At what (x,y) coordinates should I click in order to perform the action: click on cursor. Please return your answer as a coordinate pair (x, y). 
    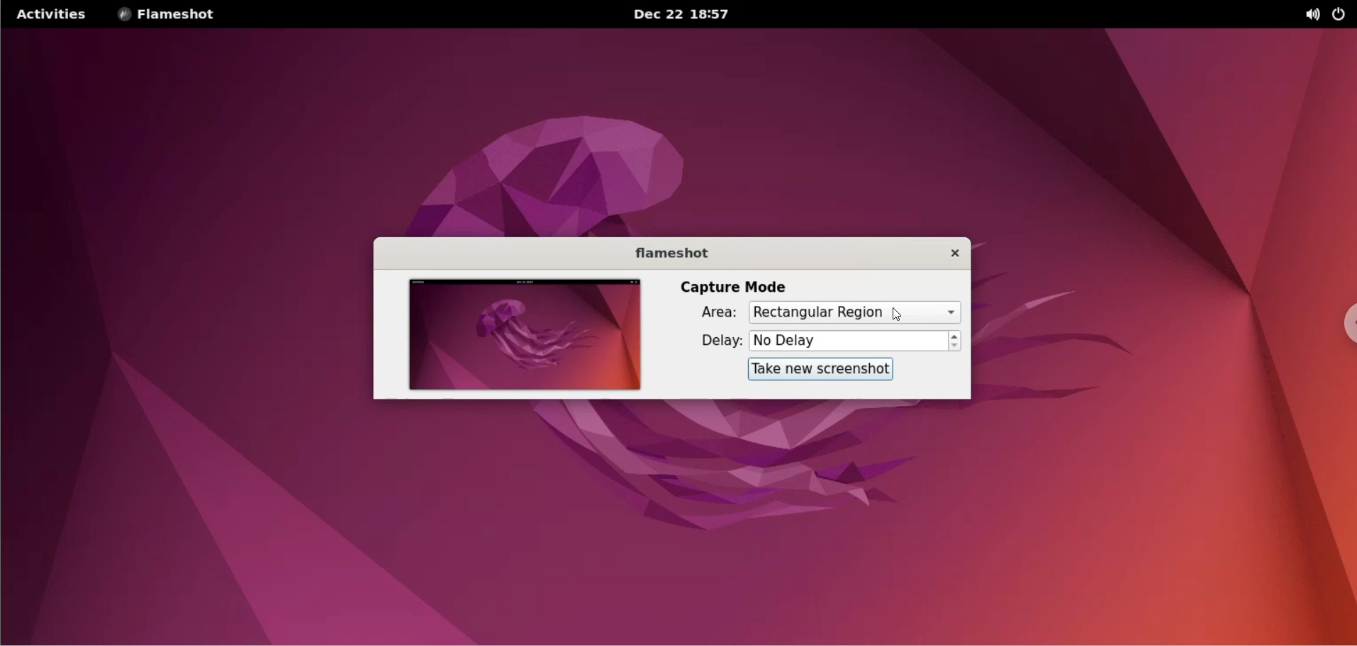
    Looking at the image, I should click on (900, 313).